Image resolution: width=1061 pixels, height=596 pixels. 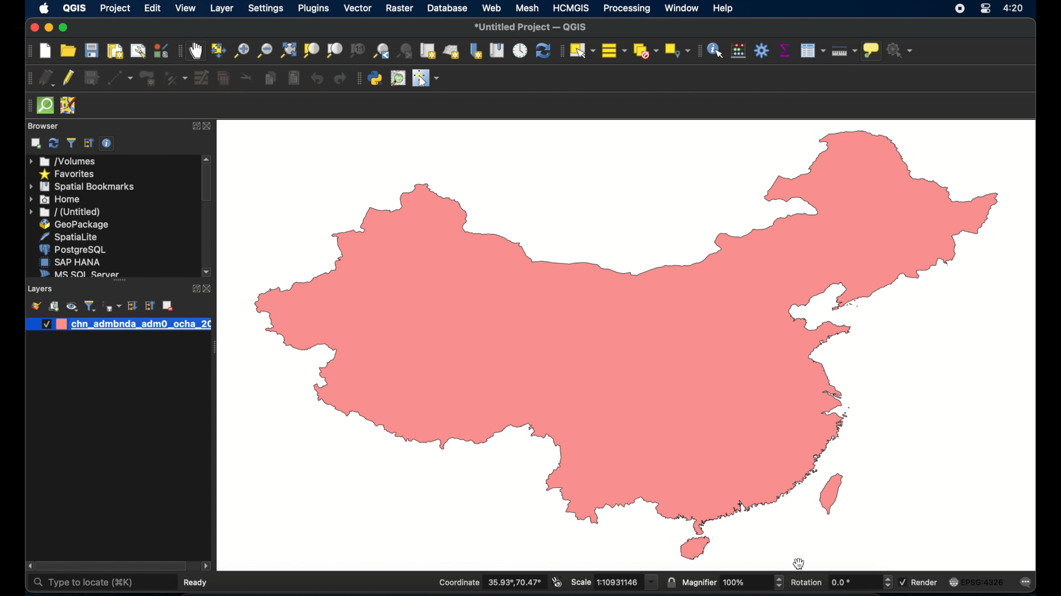 What do you see at coordinates (246, 78) in the screenshot?
I see `cut features` at bounding box center [246, 78].